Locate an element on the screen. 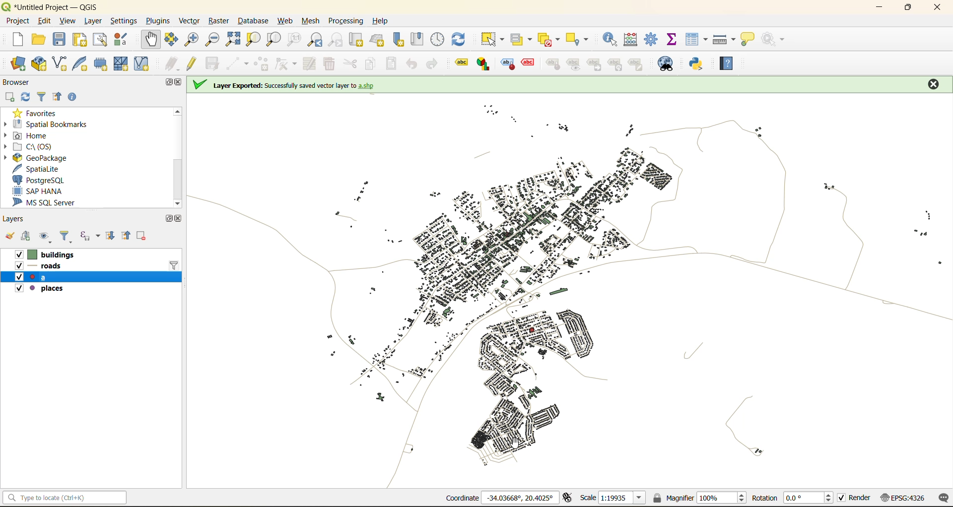  favorites is located at coordinates (39, 113).